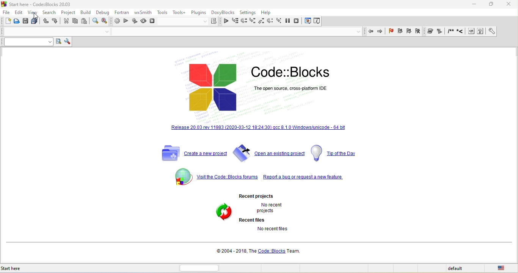  What do you see at coordinates (505, 5) in the screenshot?
I see `close` at bounding box center [505, 5].